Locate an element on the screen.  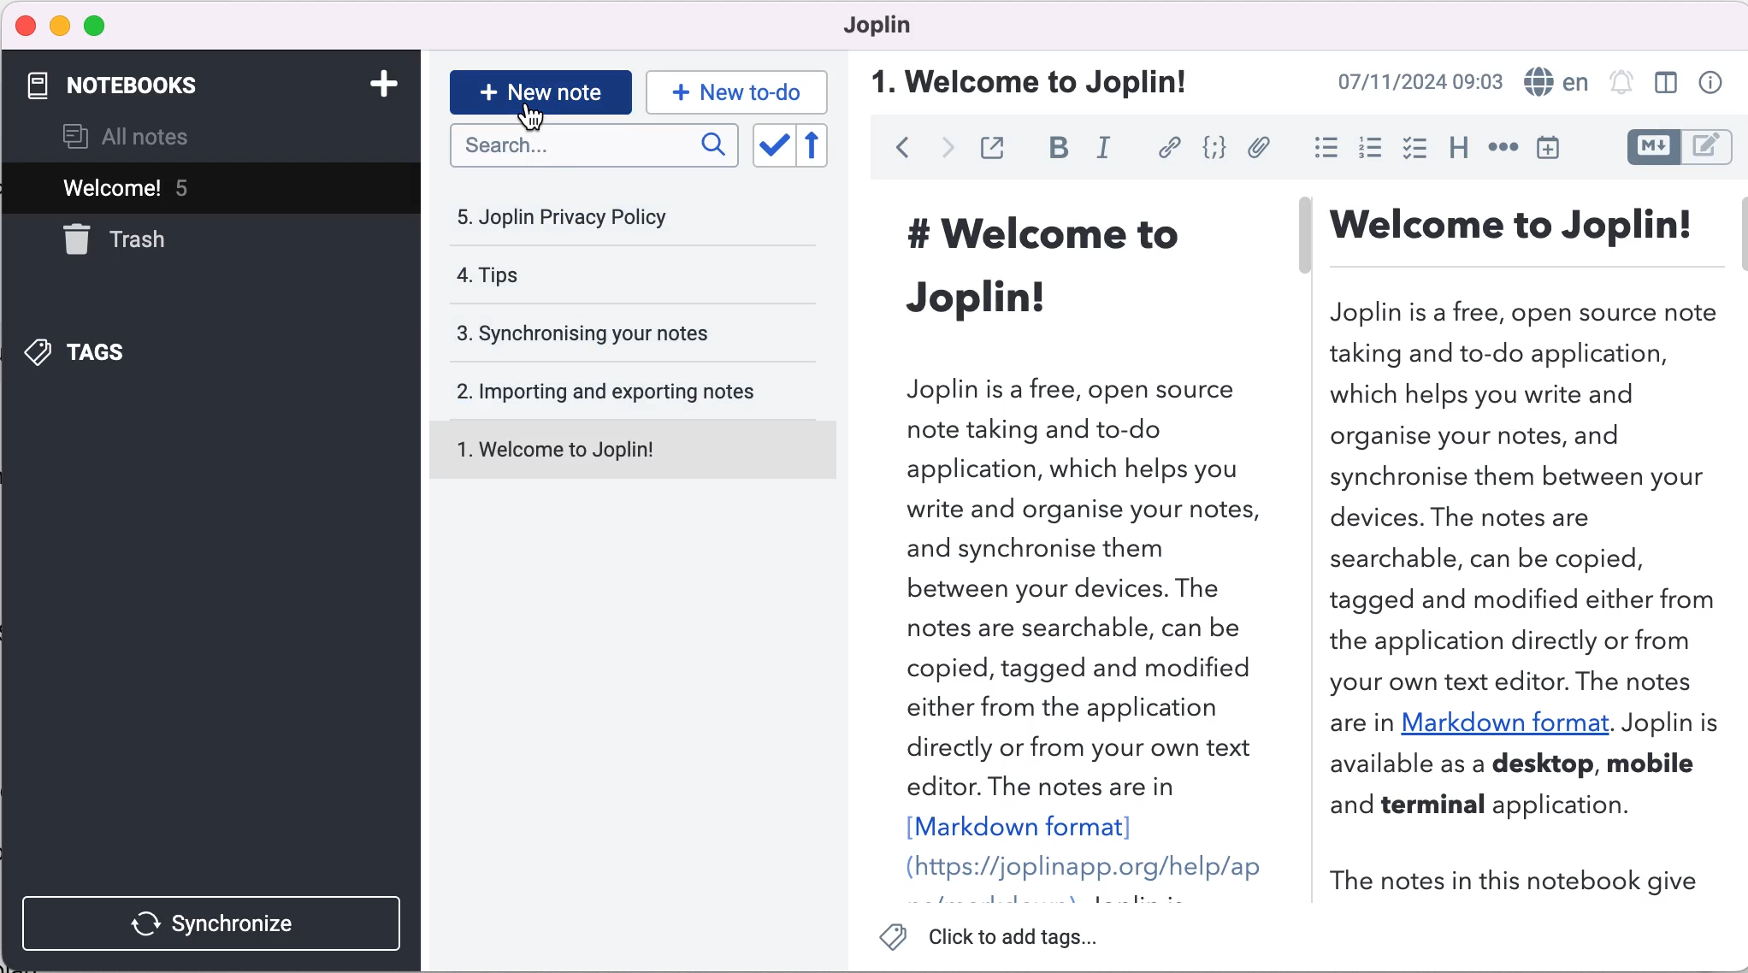
close is located at coordinates (23, 27).